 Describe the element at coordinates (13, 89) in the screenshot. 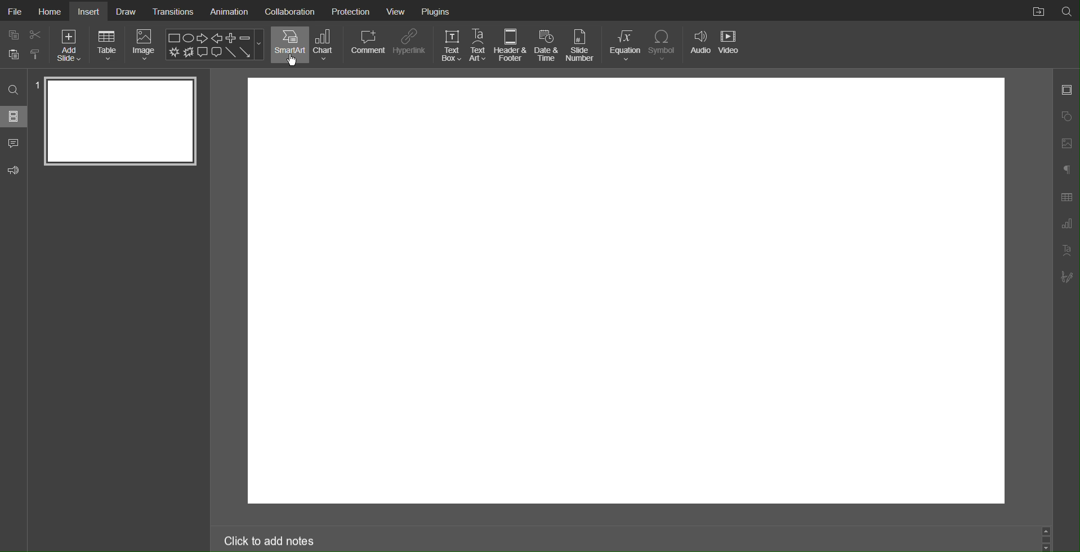

I see `Search` at that location.